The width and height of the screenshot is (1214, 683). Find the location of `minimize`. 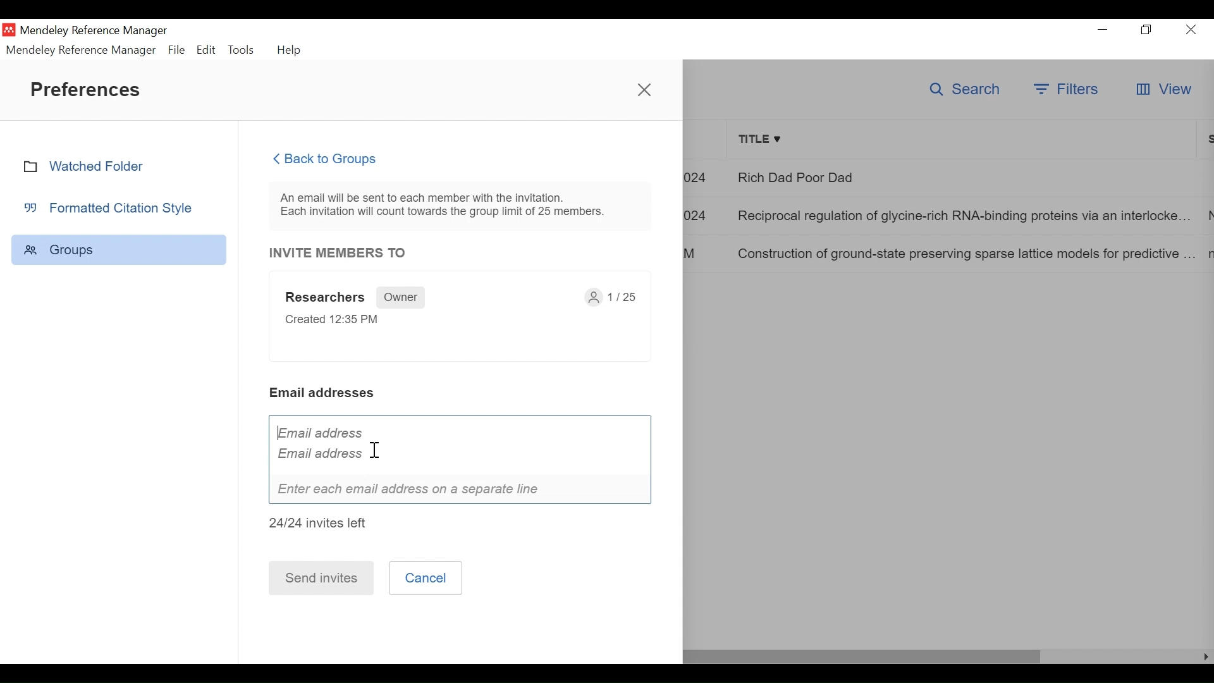

minimize is located at coordinates (1103, 28).